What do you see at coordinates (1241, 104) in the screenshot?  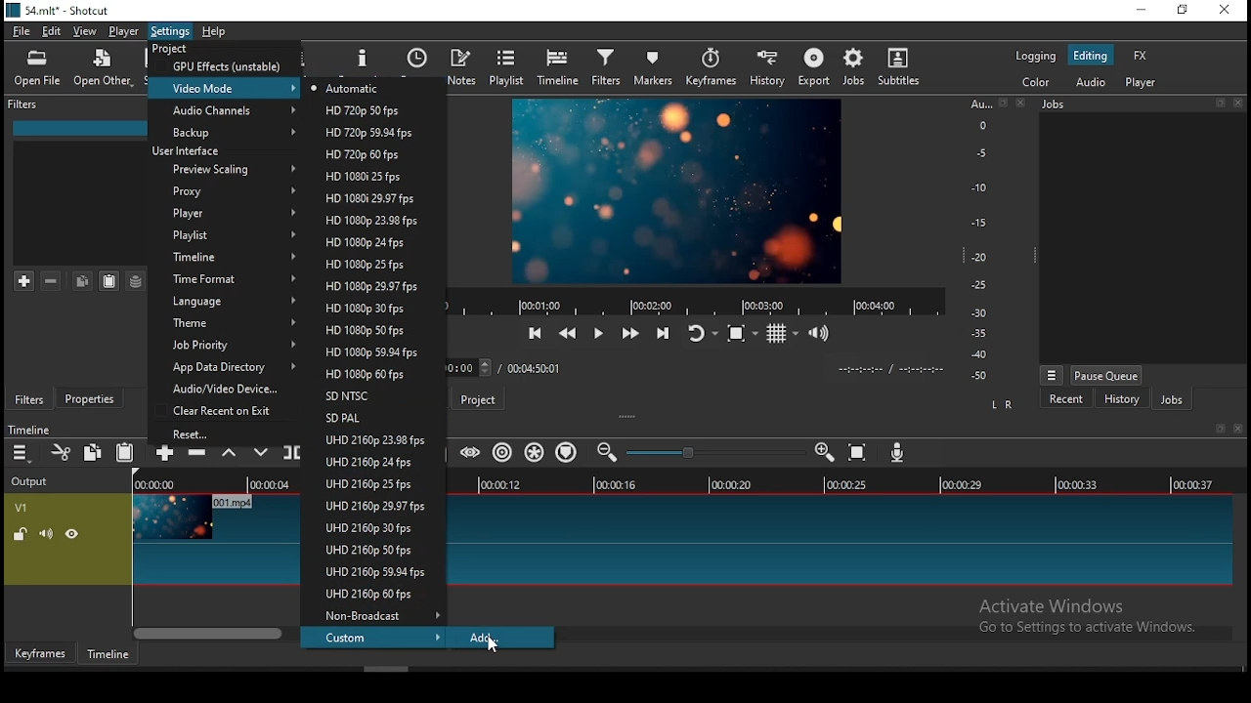 I see `close` at bounding box center [1241, 104].